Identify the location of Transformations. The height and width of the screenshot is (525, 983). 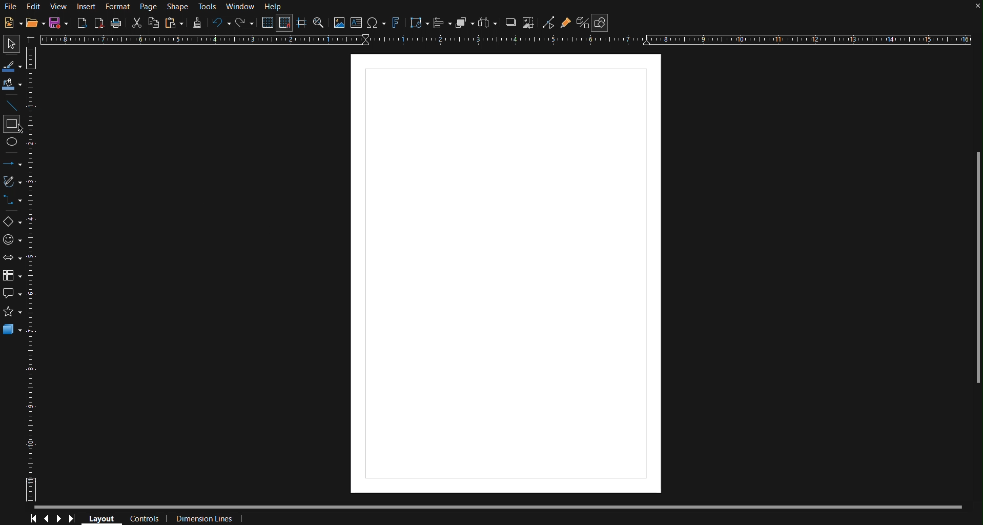
(418, 23).